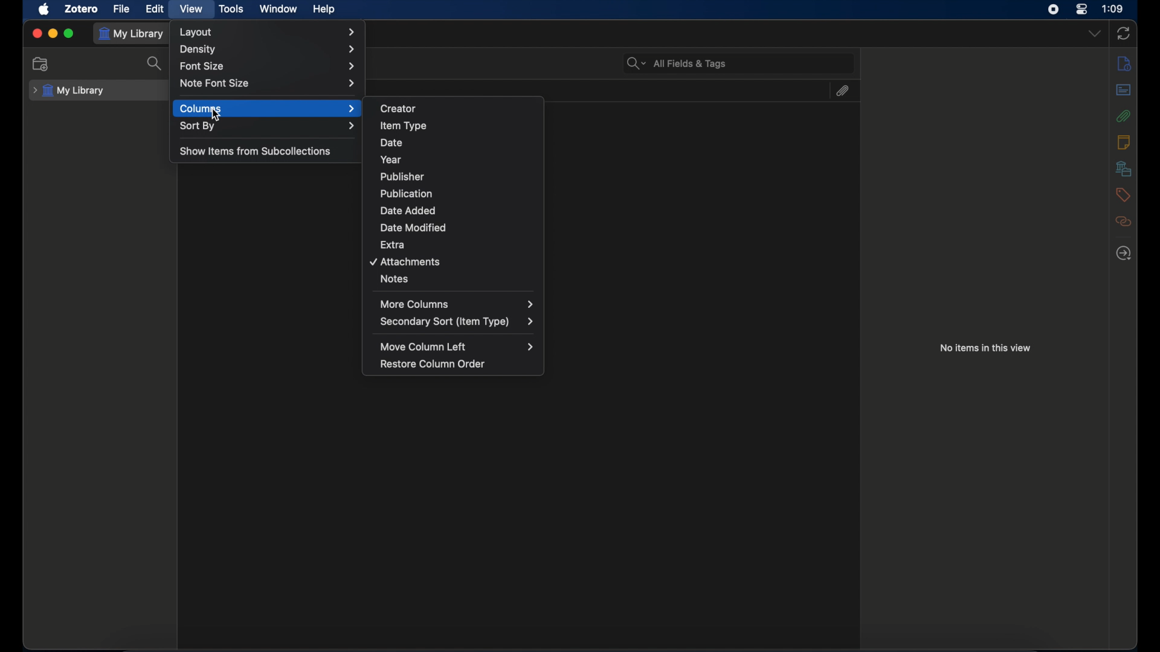 This screenshot has width=1160, height=652. I want to click on my library, so click(134, 34).